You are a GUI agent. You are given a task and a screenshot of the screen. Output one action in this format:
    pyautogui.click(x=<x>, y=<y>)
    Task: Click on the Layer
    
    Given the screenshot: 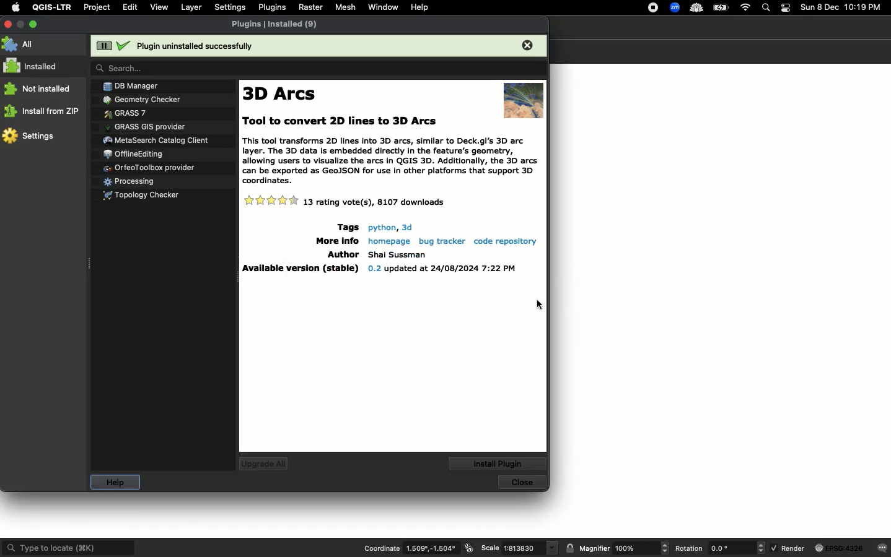 What is the action you would take?
    pyautogui.click(x=193, y=7)
    